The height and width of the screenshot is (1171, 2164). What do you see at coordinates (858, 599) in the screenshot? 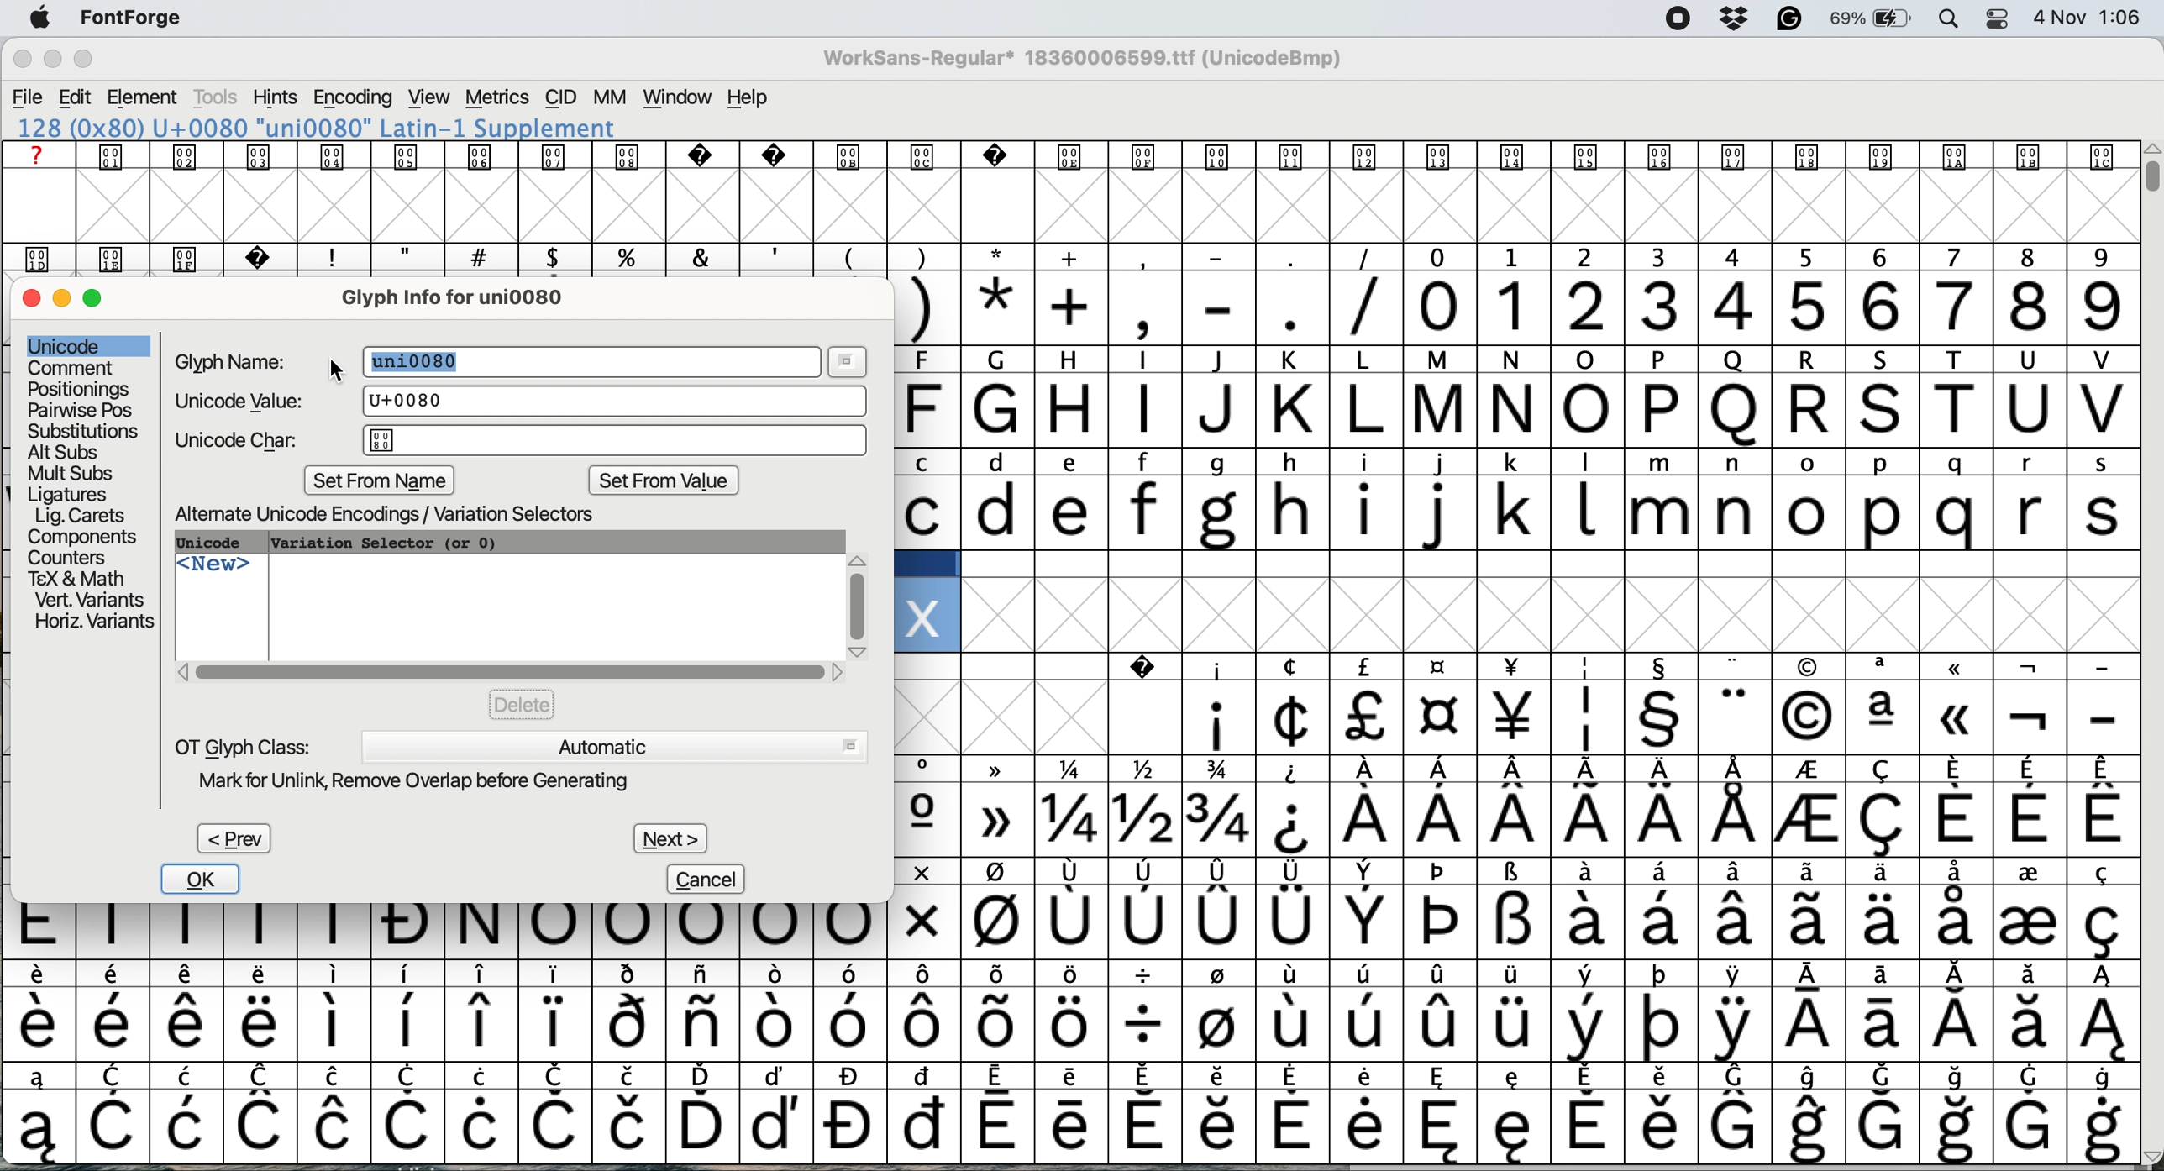
I see `vertical scroll bar` at bounding box center [858, 599].